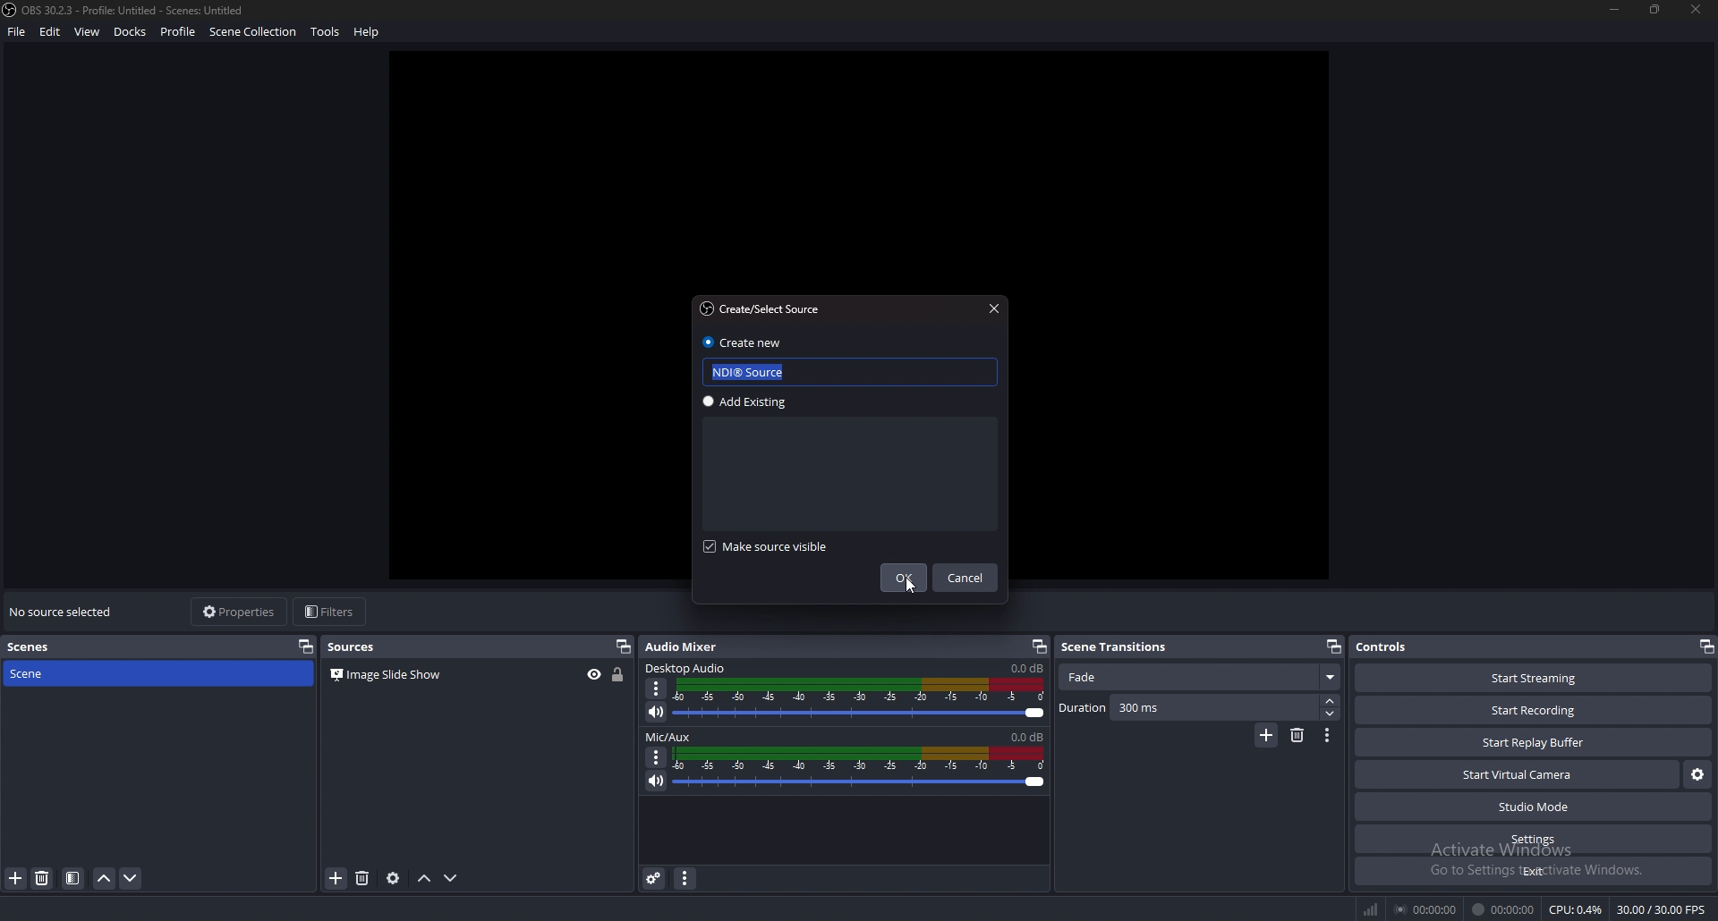  Describe the element at coordinates (1331, 701) in the screenshot. I see `increase duration` at that location.